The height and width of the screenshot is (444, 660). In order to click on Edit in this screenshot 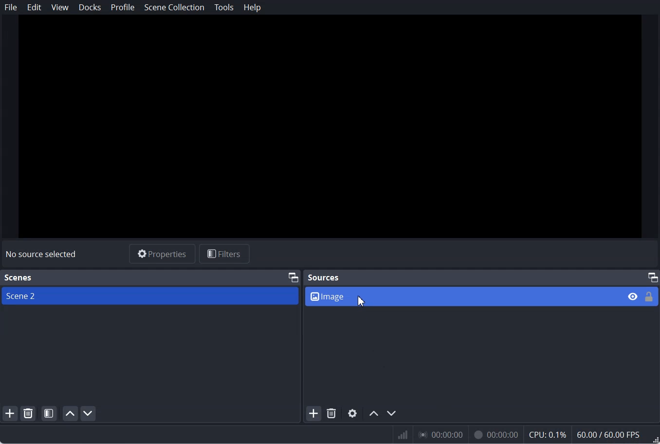, I will do `click(35, 7)`.